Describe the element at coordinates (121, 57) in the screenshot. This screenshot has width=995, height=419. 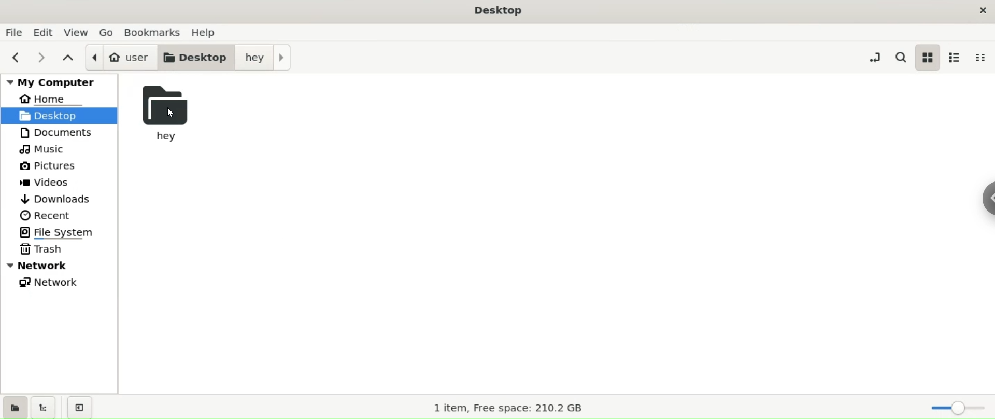
I see `user` at that location.